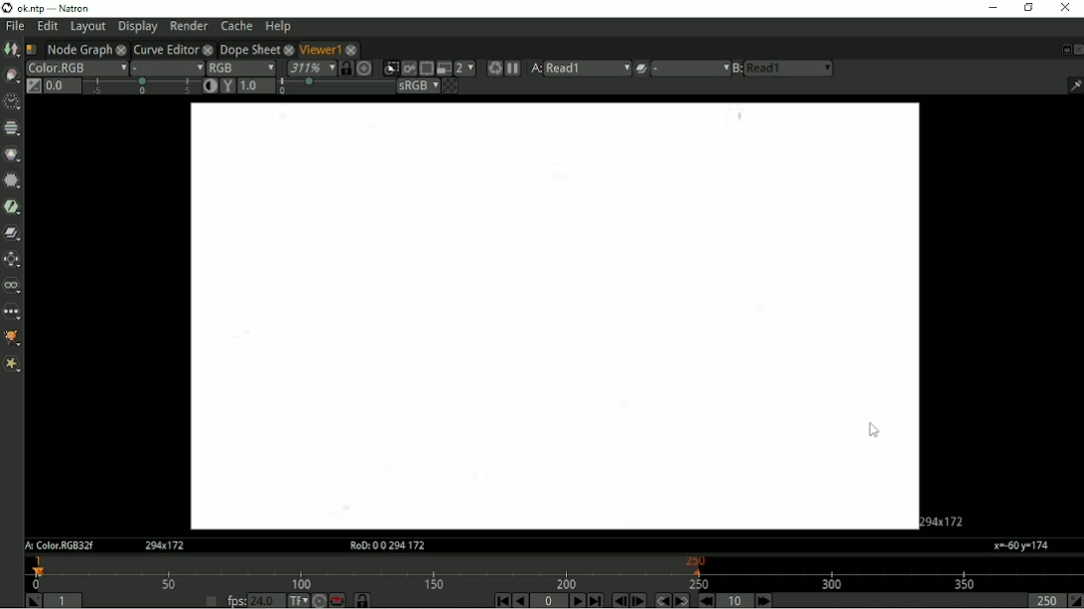 The width and height of the screenshot is (1084, 609). I want to click on Float pane, so click(1062, 50).